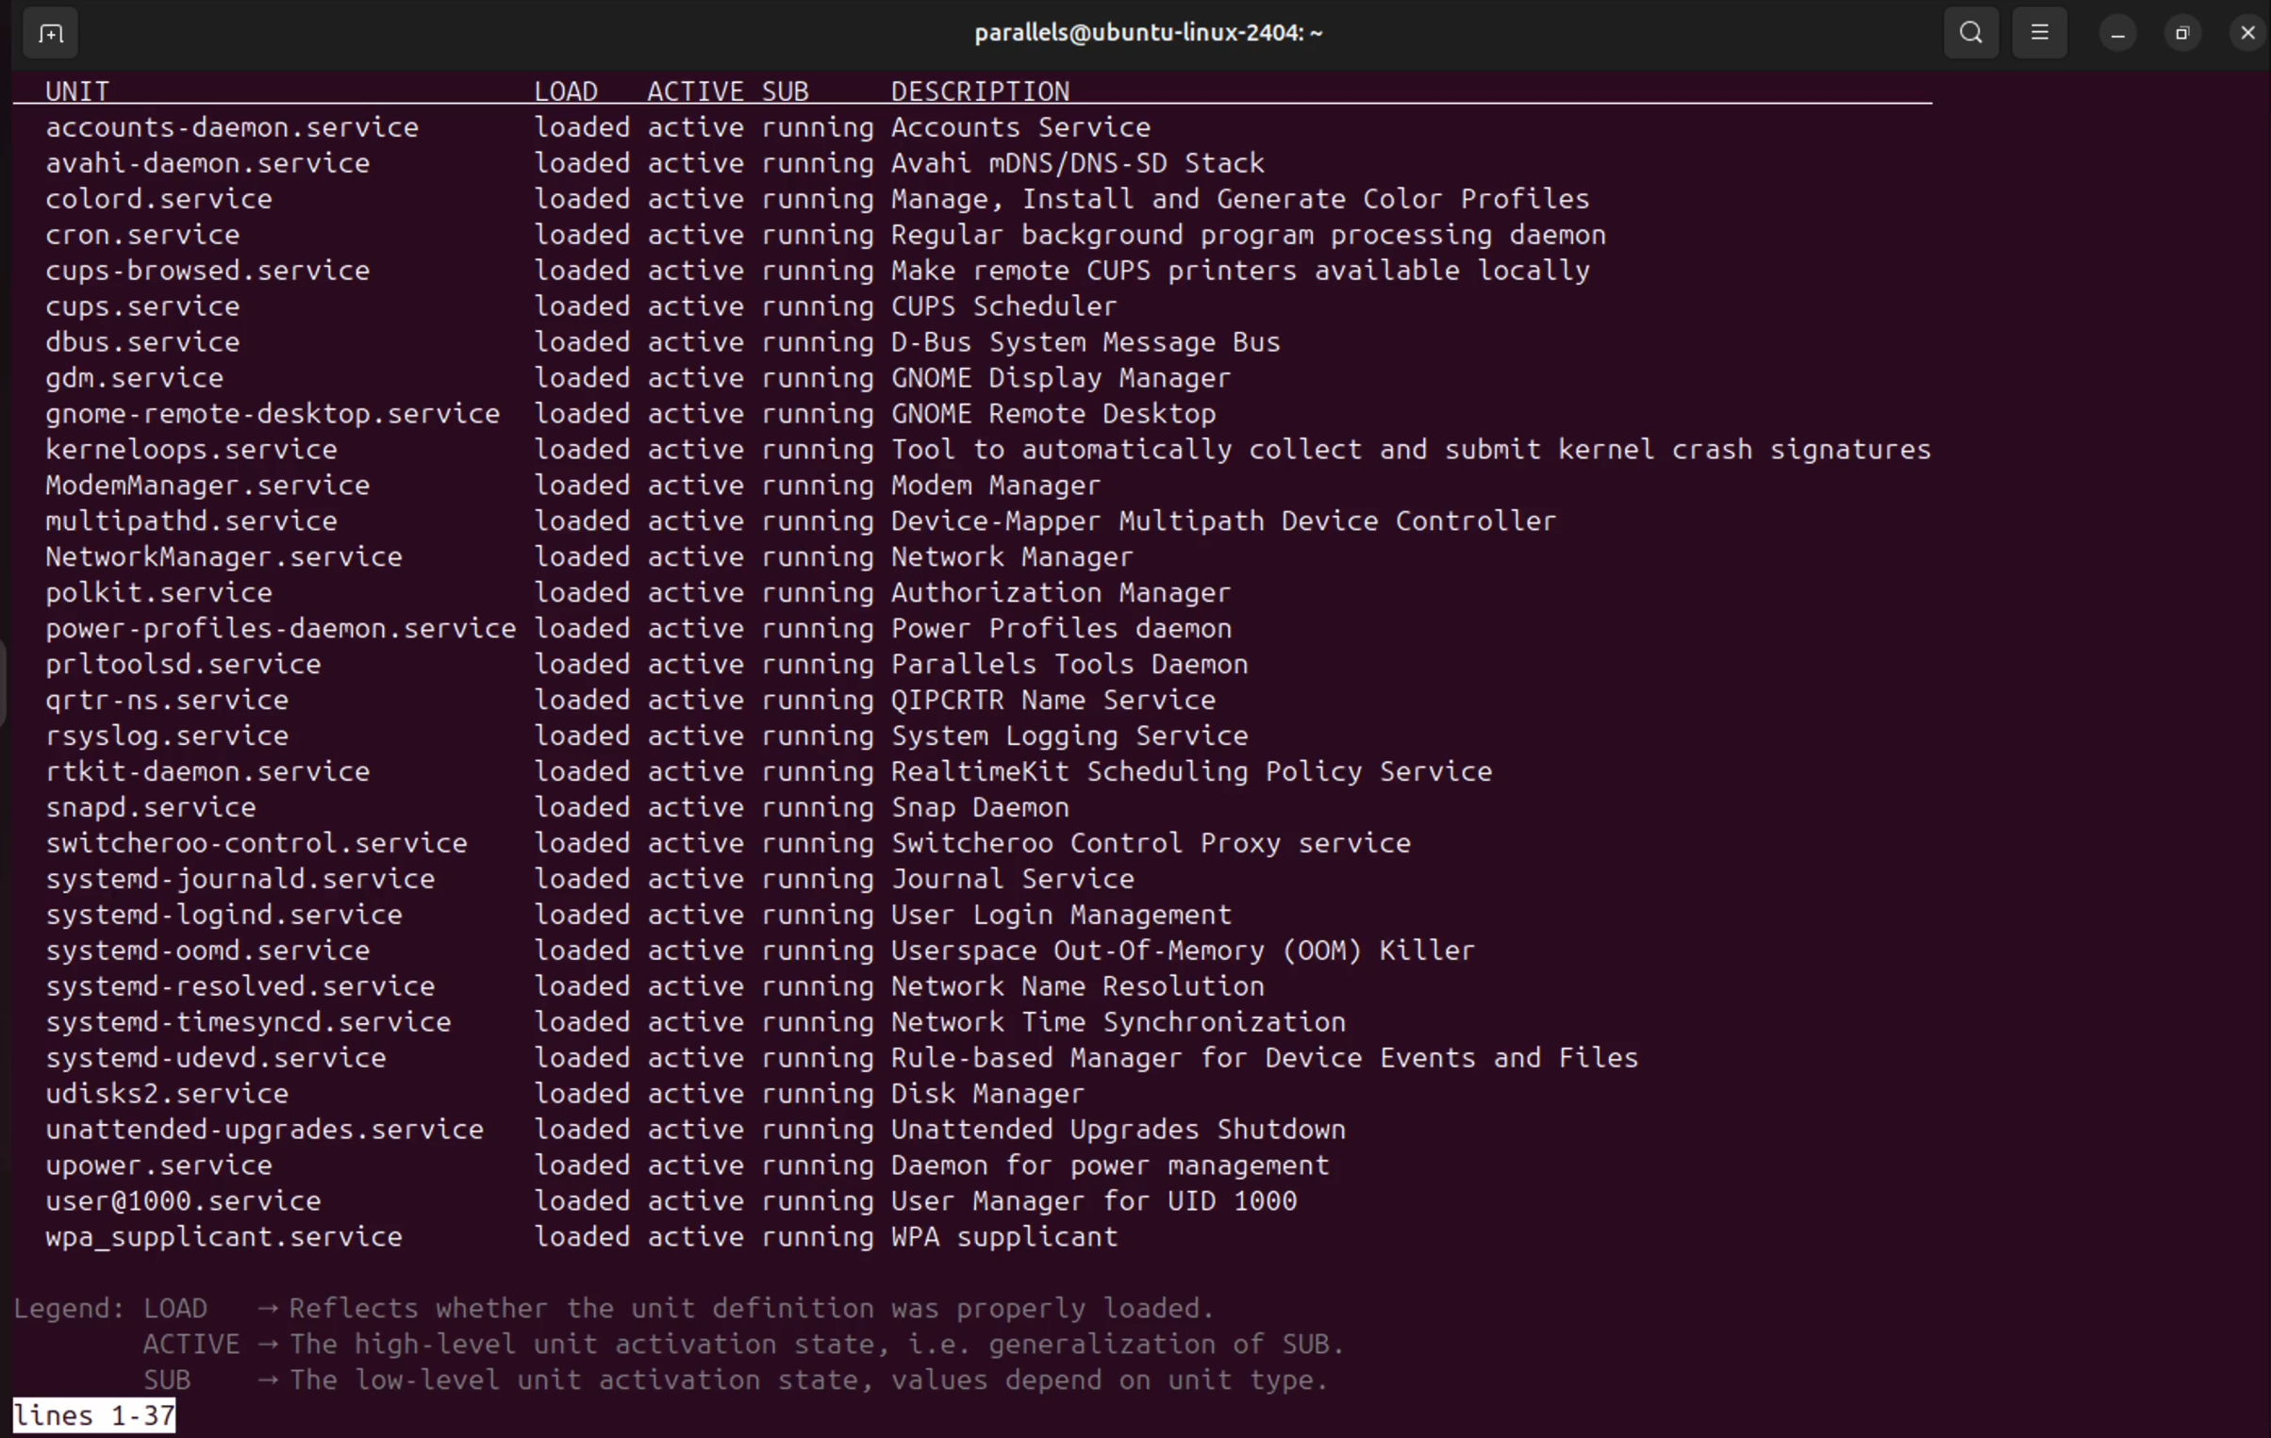 This screenshot has height=1438, width=2271. Describe the element at coordinates (222, 452) in the screenshot. I see `kernel loops` at that location.